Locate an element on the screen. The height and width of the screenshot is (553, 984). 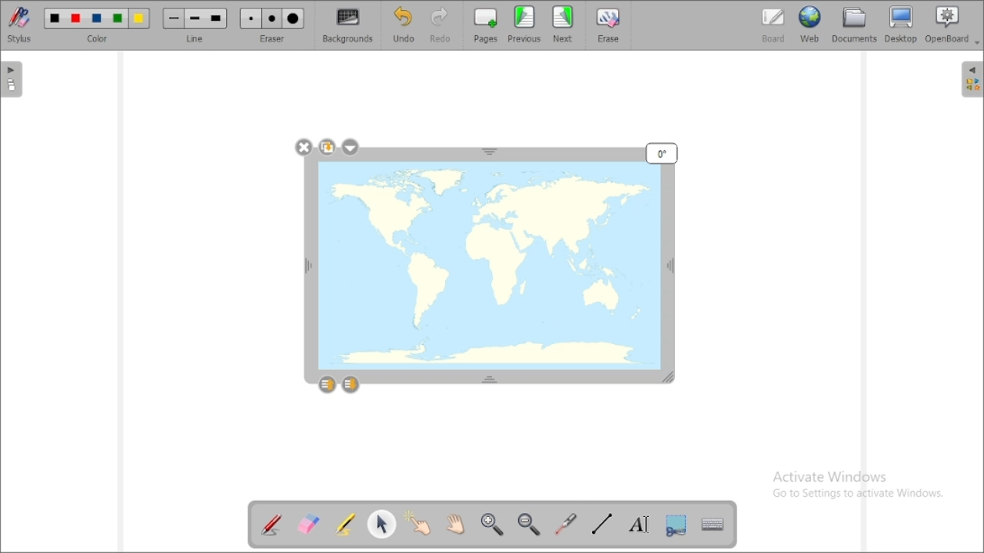
virtual laser pointer is located at coordinates (567, 525).